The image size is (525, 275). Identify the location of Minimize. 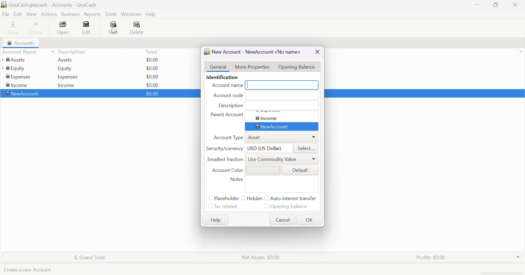
(478, 4).